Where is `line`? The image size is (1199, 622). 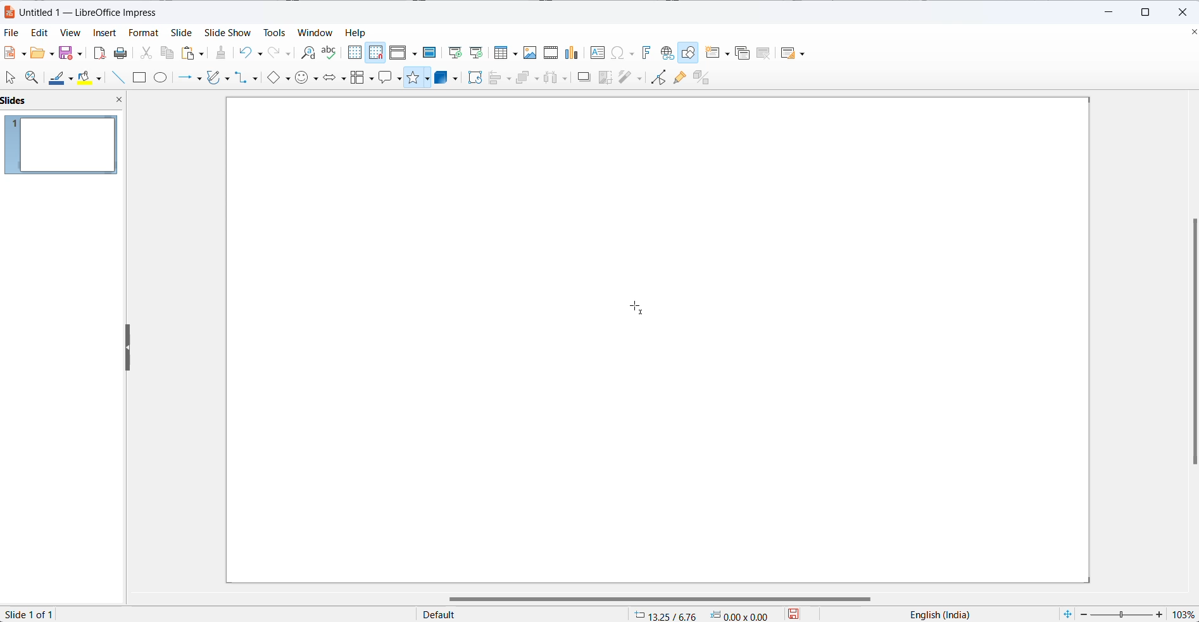 line is located at coordinates (121, 77).